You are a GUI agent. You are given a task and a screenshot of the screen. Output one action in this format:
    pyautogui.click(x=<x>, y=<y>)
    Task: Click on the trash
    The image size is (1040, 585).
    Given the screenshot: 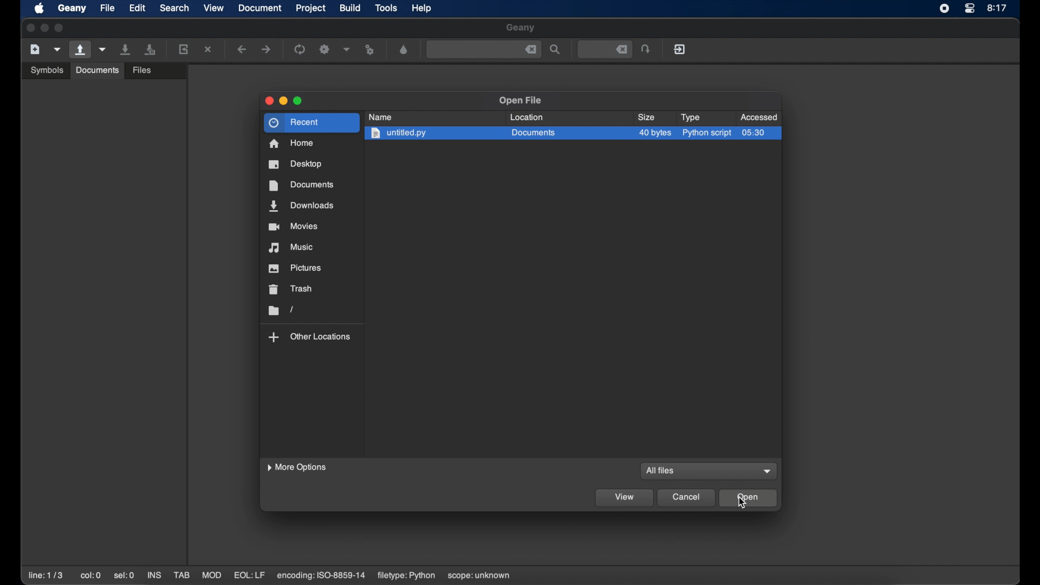 What is the action you would take?
    pyautogui.click(x=291, y=289)
    